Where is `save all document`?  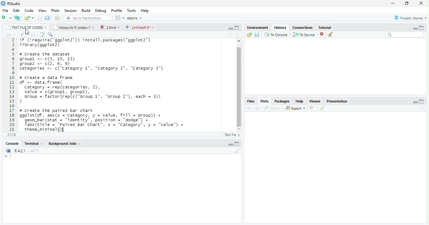
save all document is located at coordinates (48, 18).